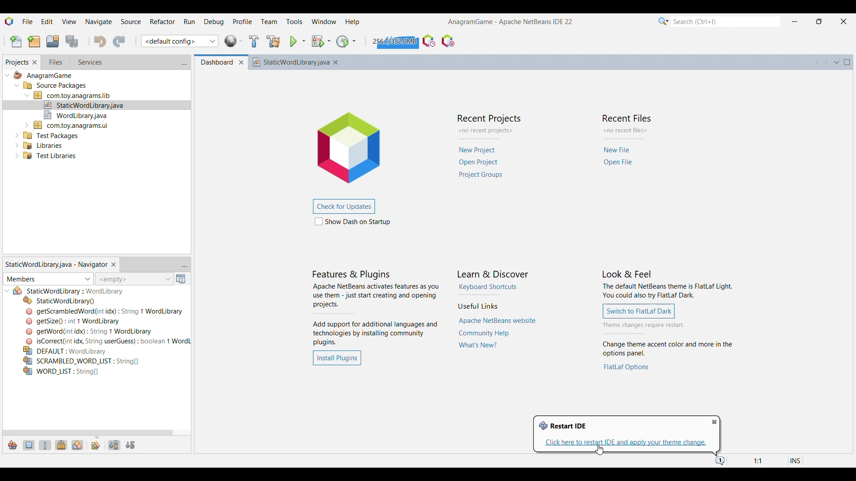 The width and height of the screenshot is (856, 481). Describe the element at coordinates (89, 62) in the screenshot. I see `Go to services` at that location.